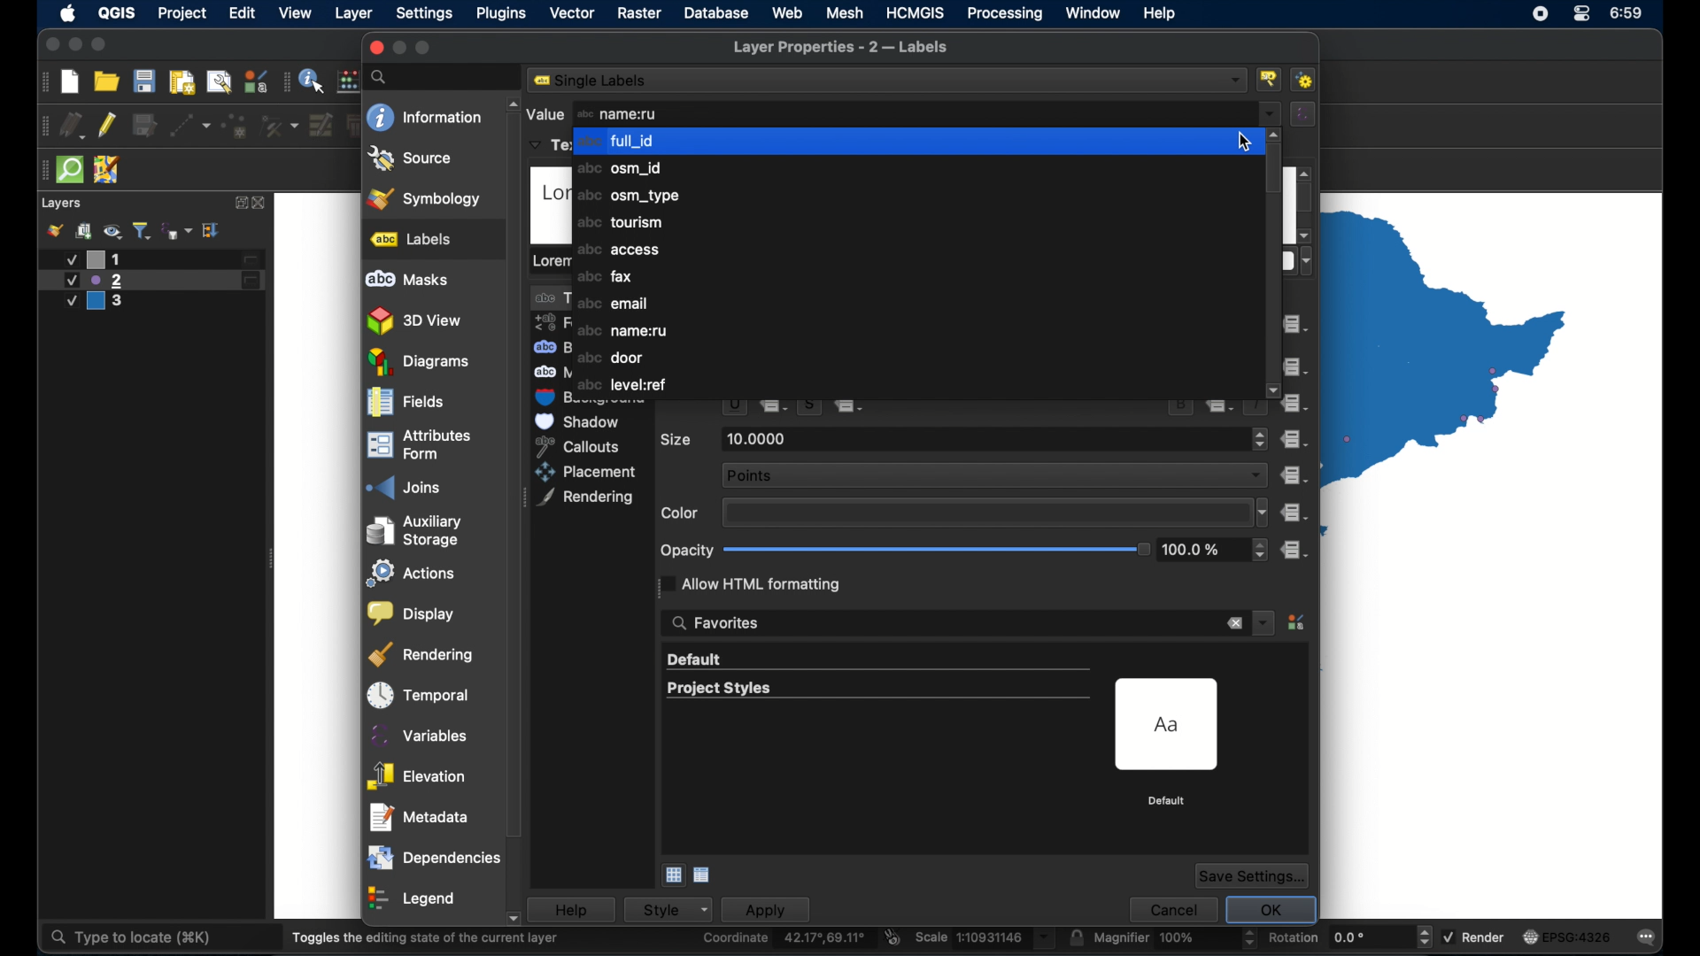  What do you see at coordinates (624, 385) in the screenshot?
I see `level: ref` at bounding box center [624, 385].